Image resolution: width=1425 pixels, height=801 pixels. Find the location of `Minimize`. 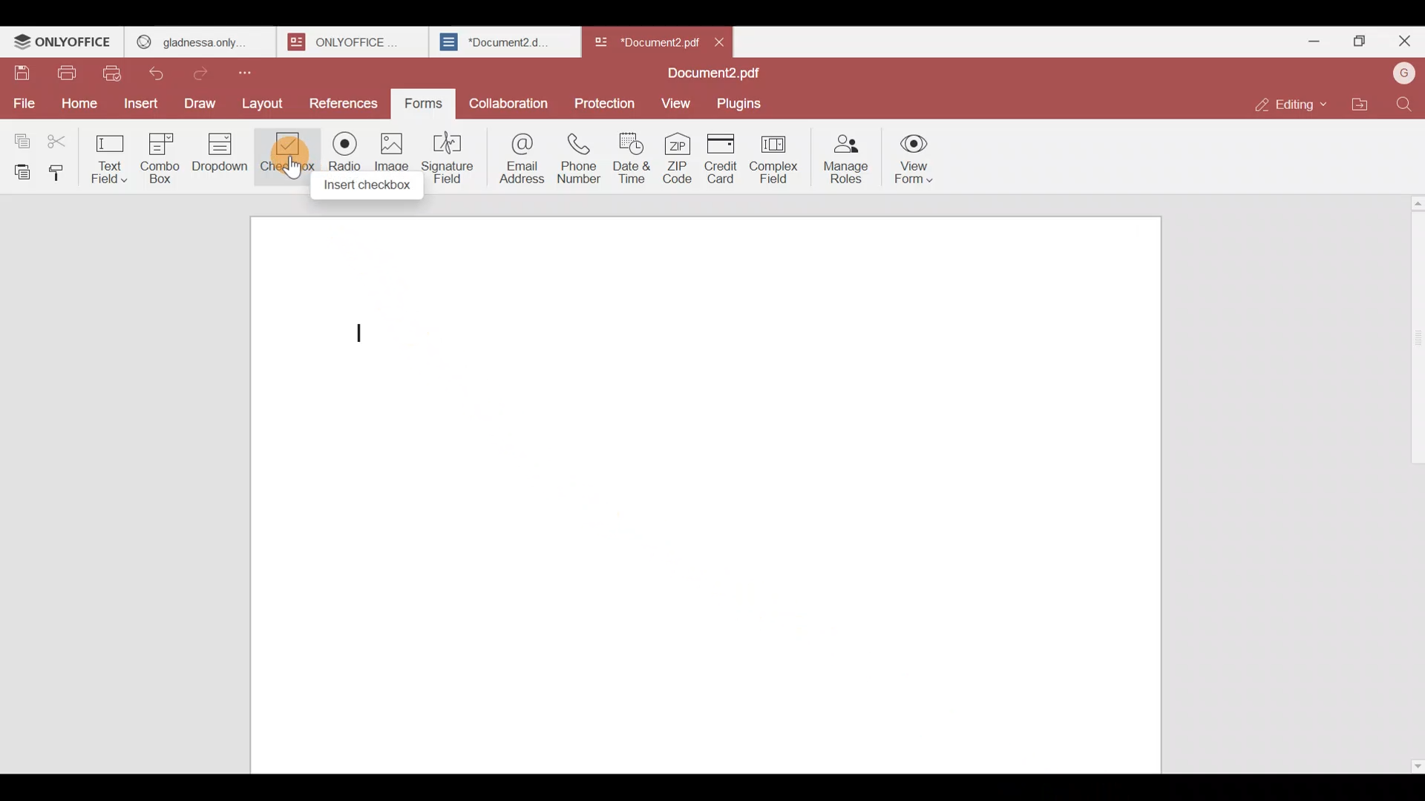

Minimize is located at coordinates (1308, 39).